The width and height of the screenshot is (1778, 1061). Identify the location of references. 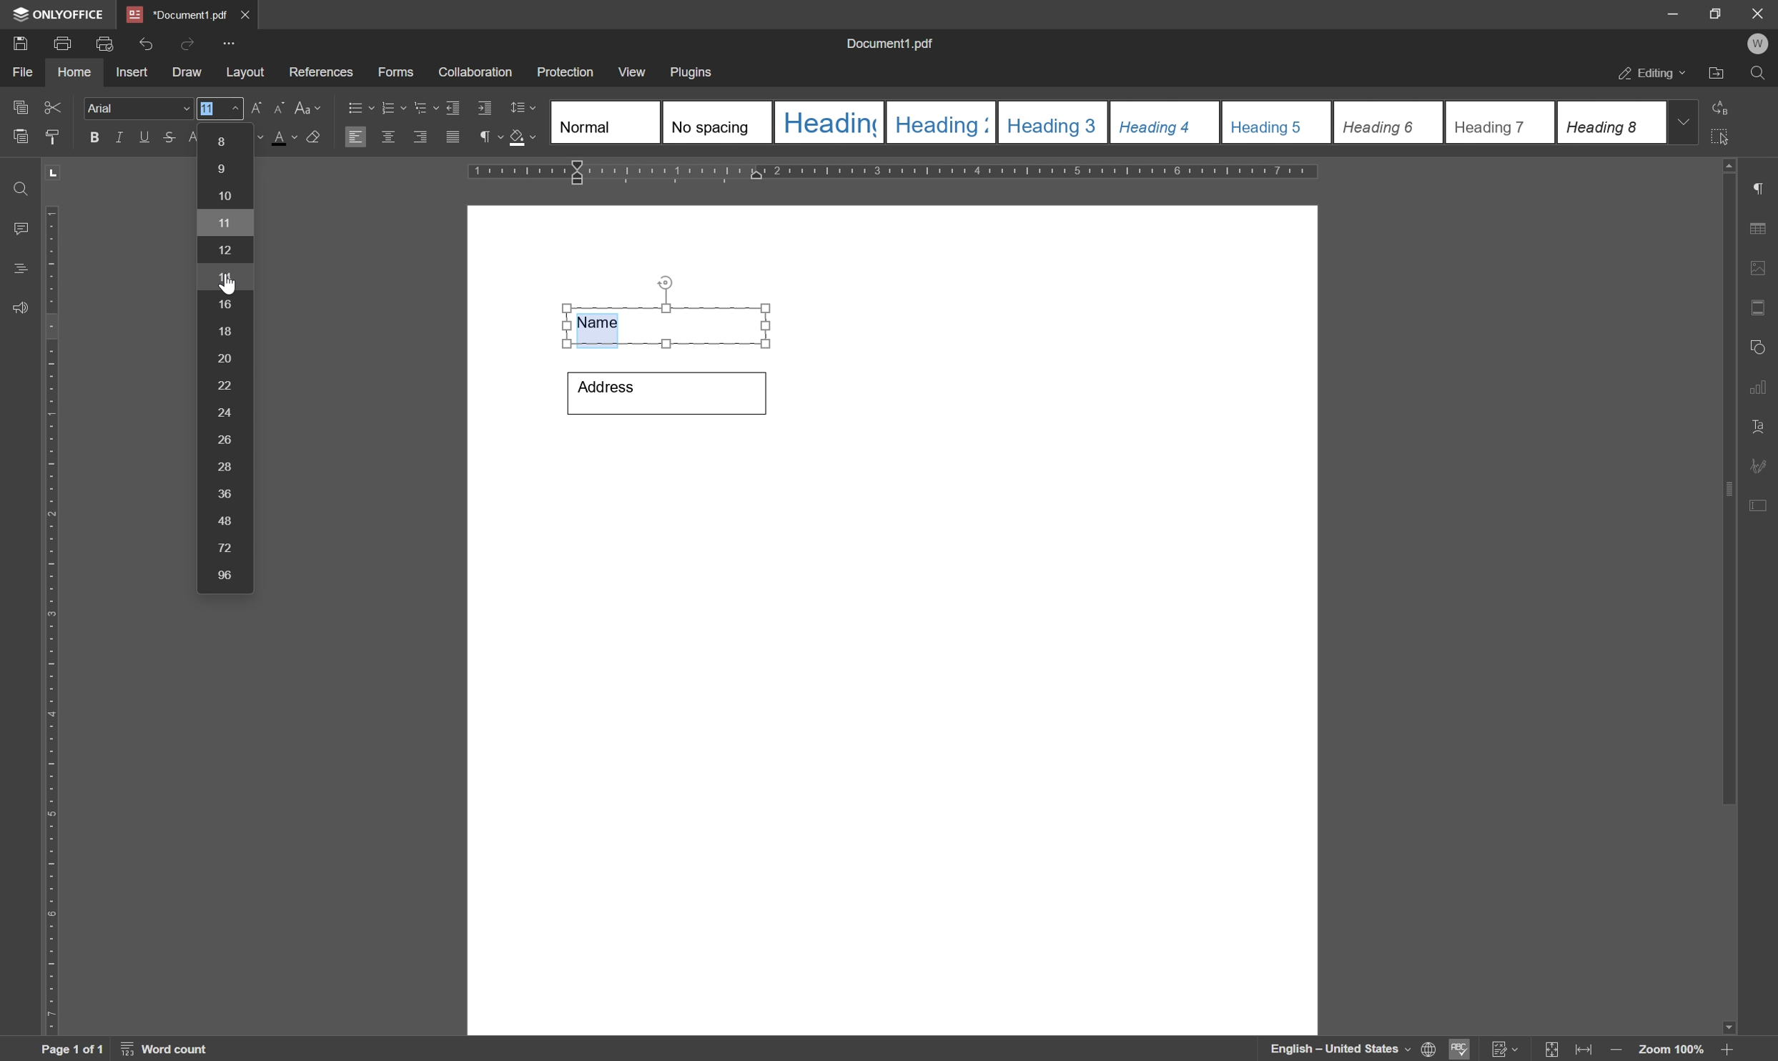
(320, 72).